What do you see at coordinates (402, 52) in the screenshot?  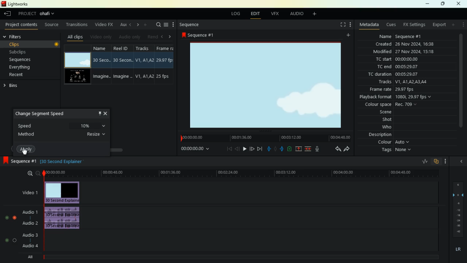 I see `modified` at bounding box center [402, 52].